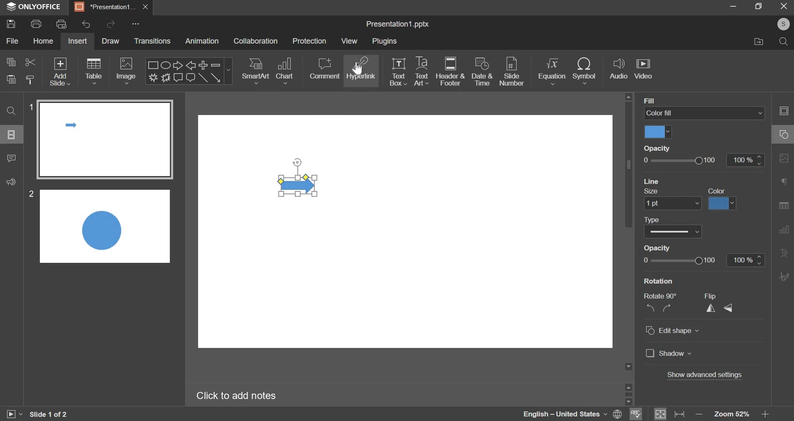  I want to click on exit, so click(784, 6).